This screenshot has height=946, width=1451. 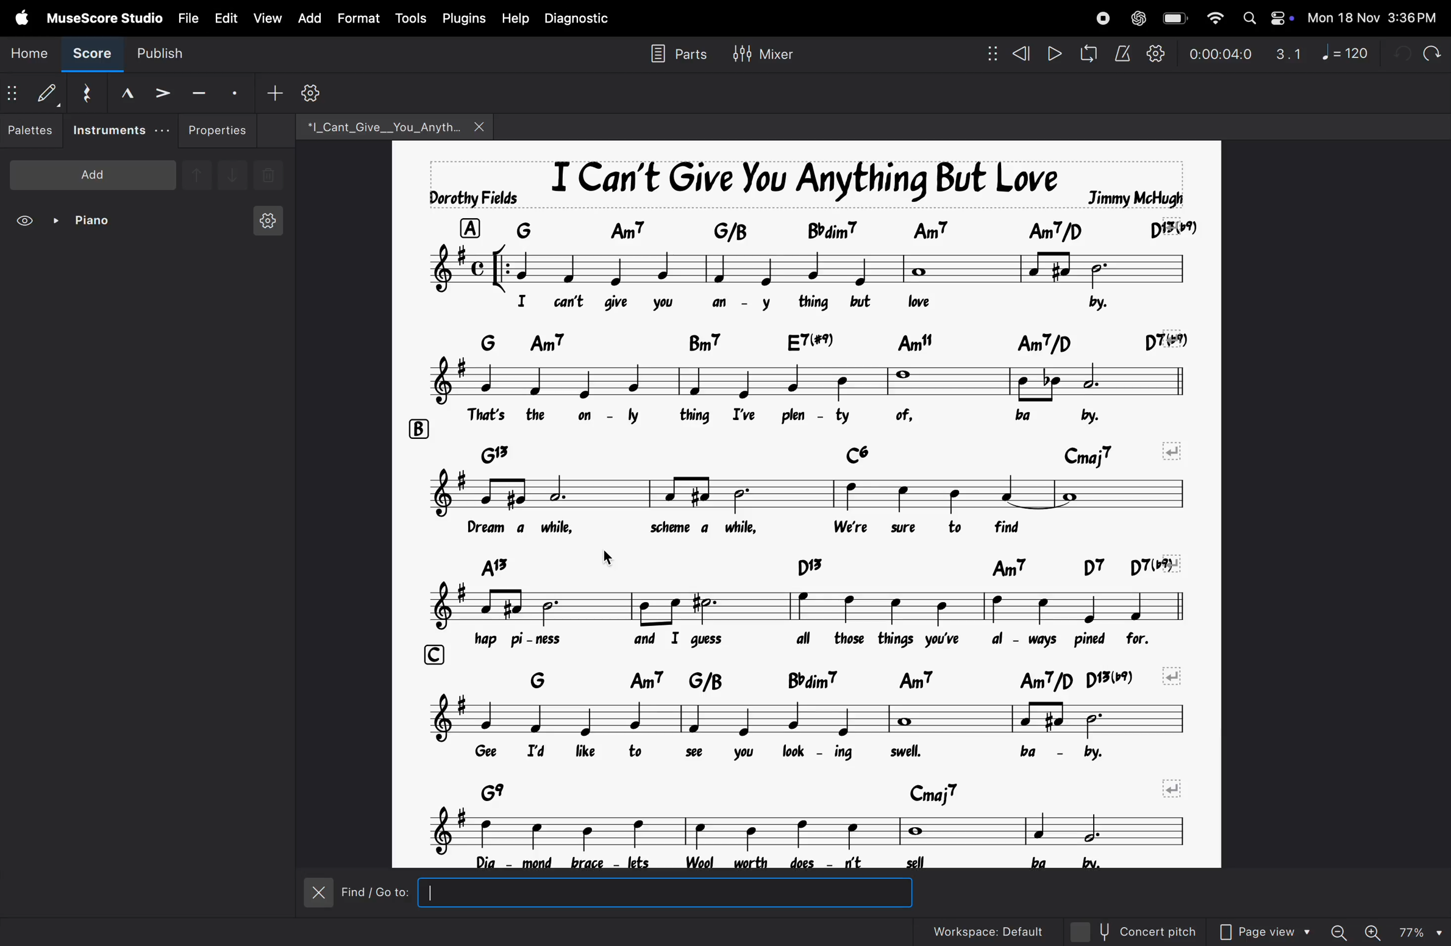 I want to click on edit, so click(x=224, y=15).